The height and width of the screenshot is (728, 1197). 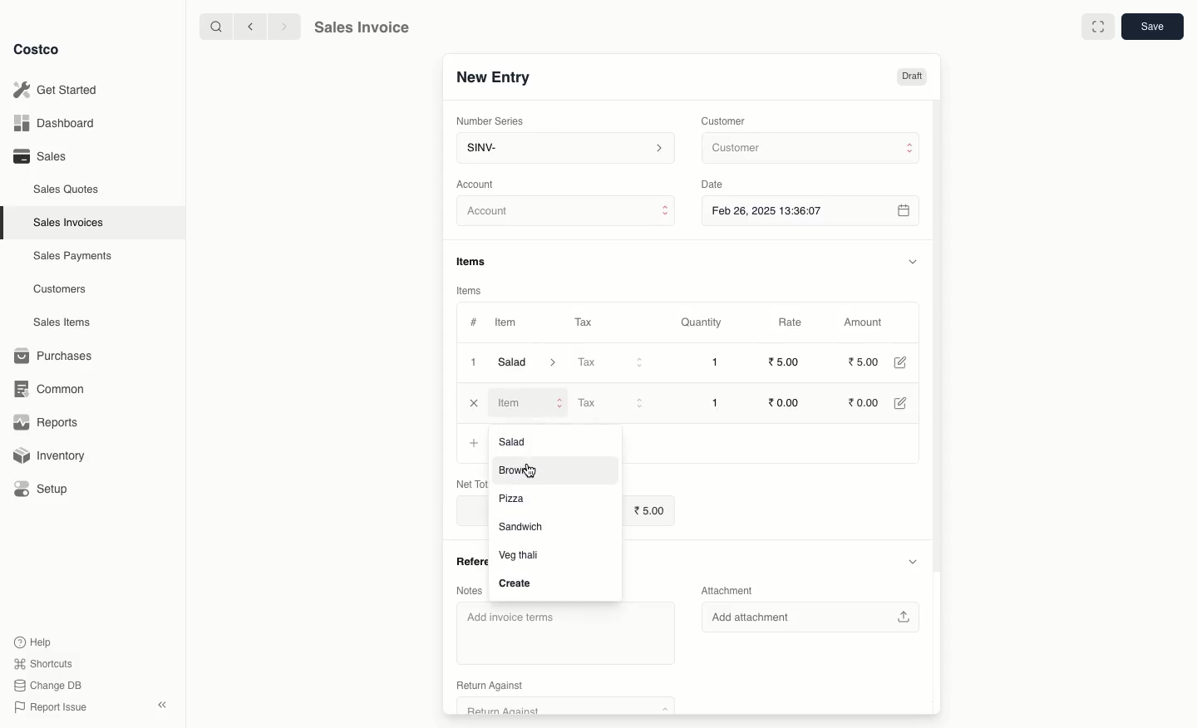 I want to click on SINV-, so click(x=564, y=150).